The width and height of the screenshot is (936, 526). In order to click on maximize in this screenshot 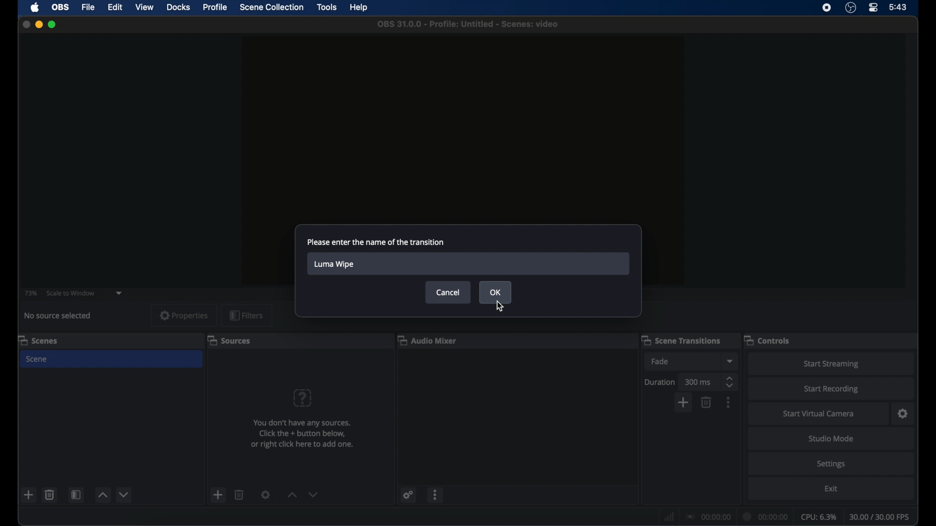, I will do `click(54, 24)`.